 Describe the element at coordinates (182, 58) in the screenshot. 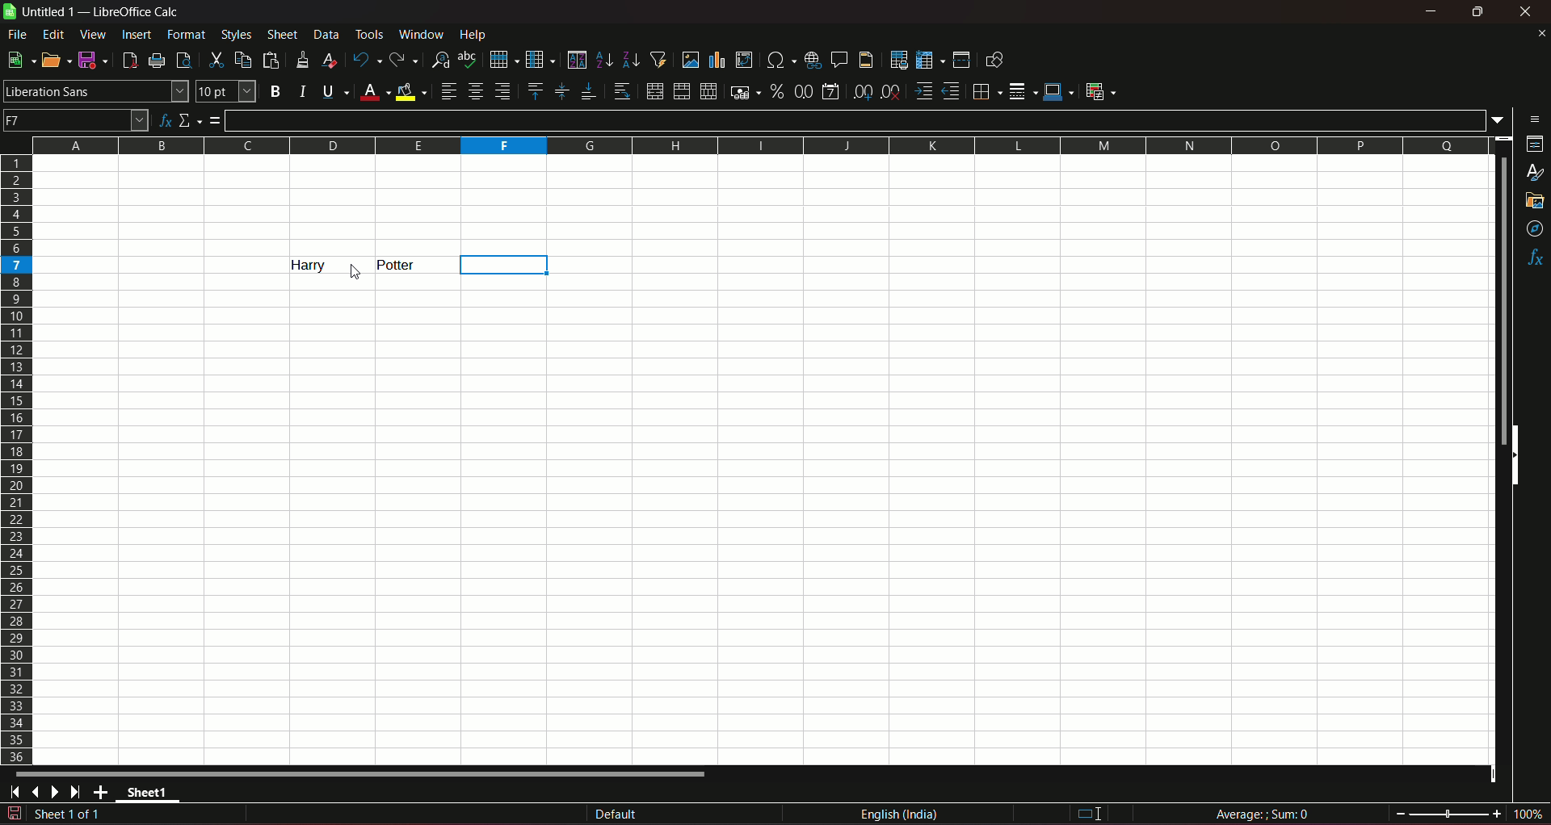

I see `toggle print preview` at that location.